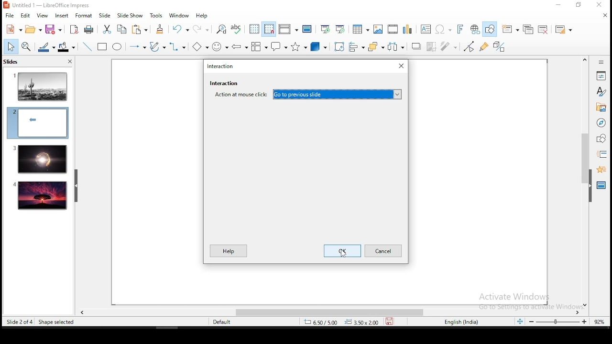  What do you see at coordinates (221, 65) in the screenshot?
I see `window name` at bounding box center [221, 65].